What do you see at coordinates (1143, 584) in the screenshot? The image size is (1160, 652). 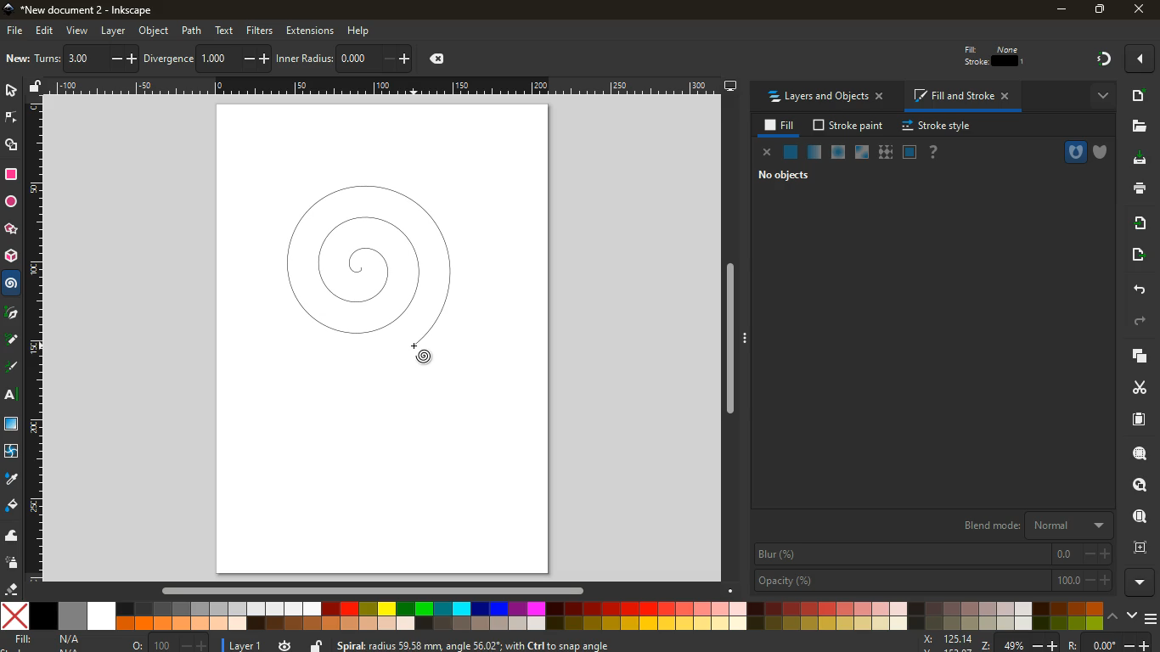 I see `` at bounding box center [1143, 584].